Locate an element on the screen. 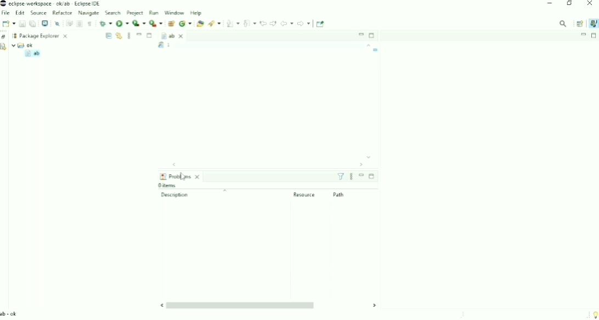  Minimize is located at coordinates (360, 34).